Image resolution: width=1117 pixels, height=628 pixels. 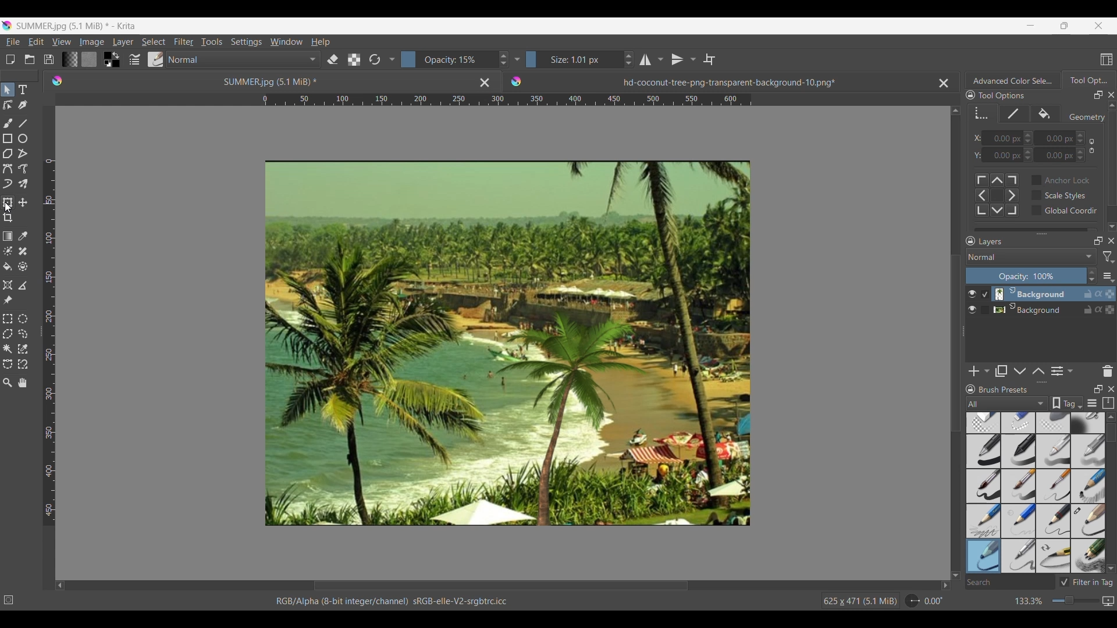 What do you see at coordinates (49, 59) in the screenshot?
I see `Save` at bounding box center [49, 59].